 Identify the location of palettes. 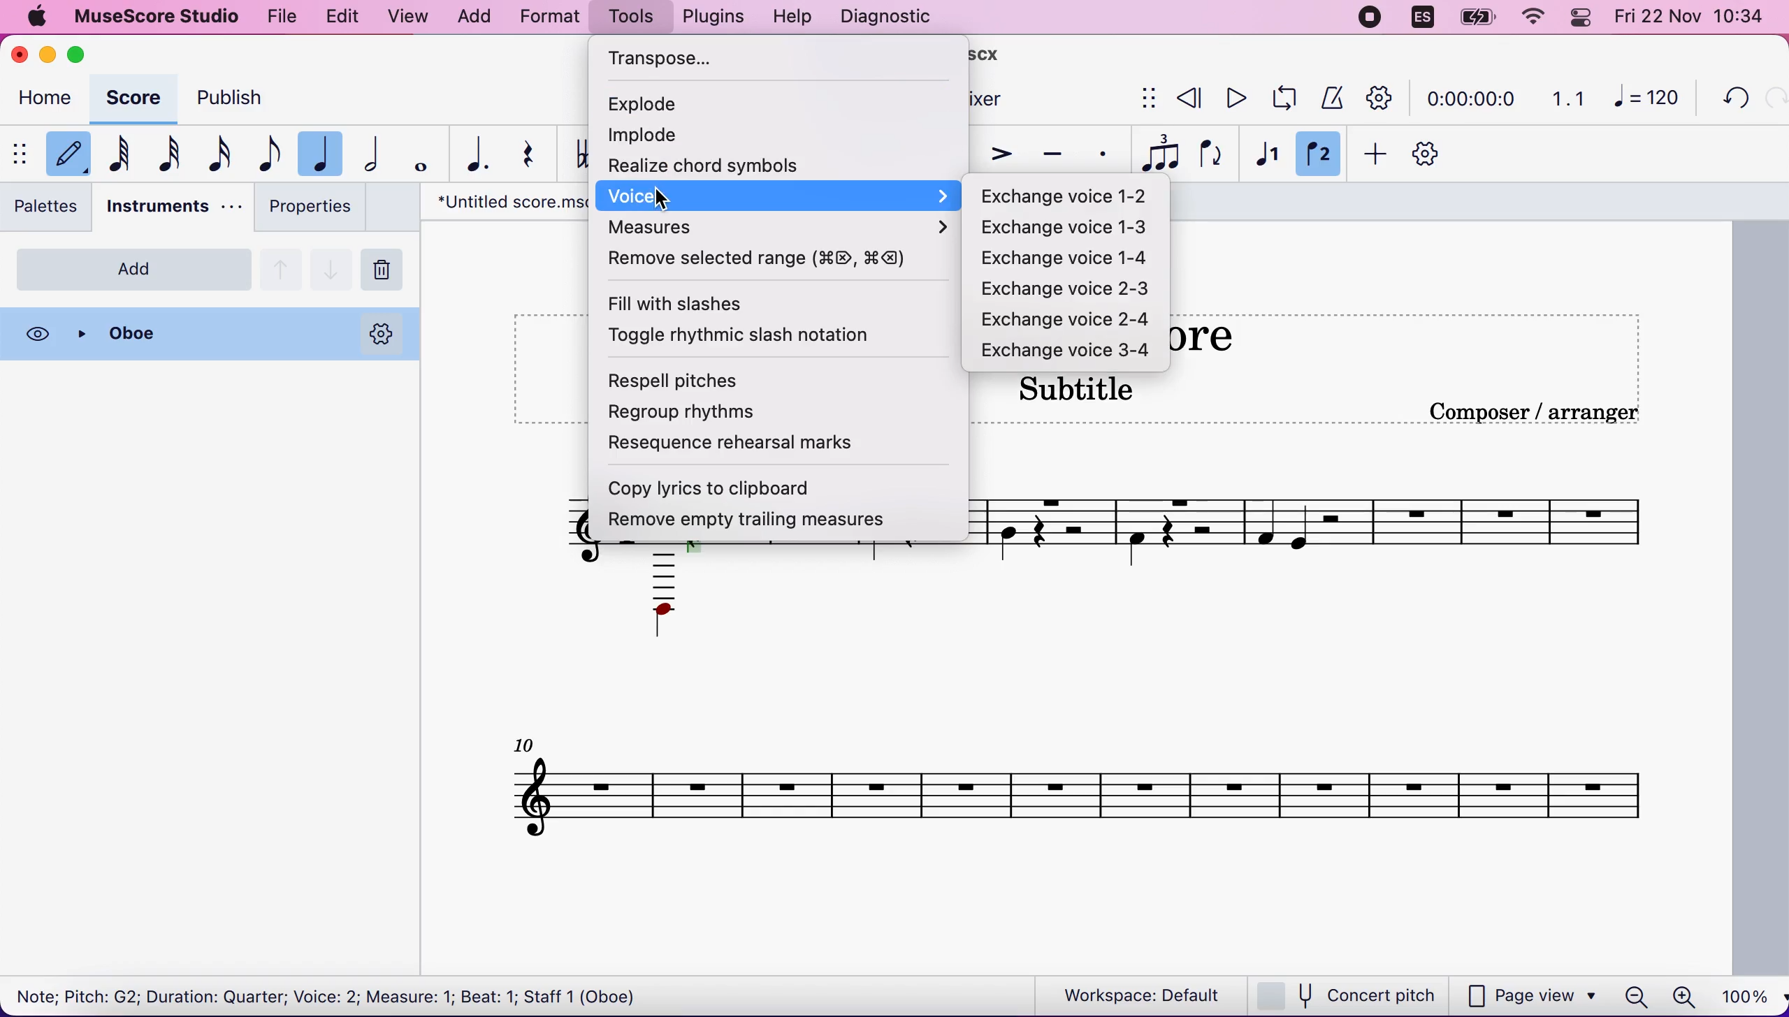
(48, 206).